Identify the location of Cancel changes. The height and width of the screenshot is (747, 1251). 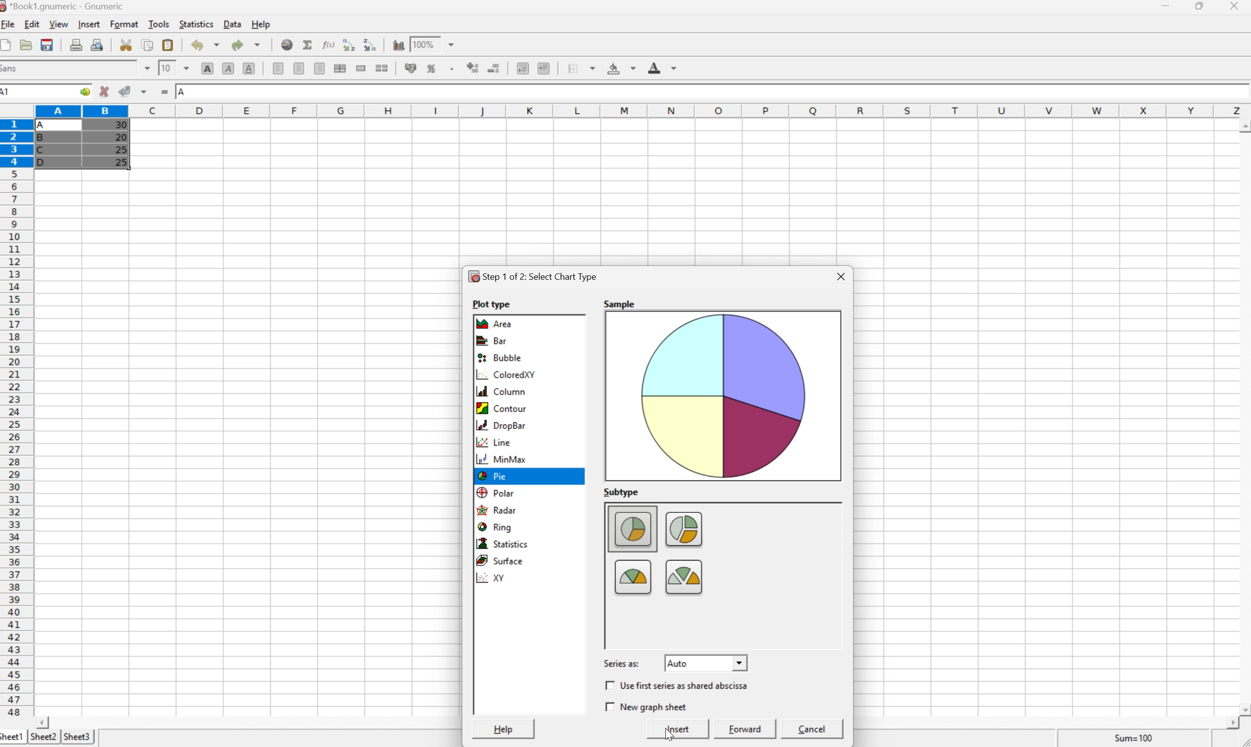
(104, 91).